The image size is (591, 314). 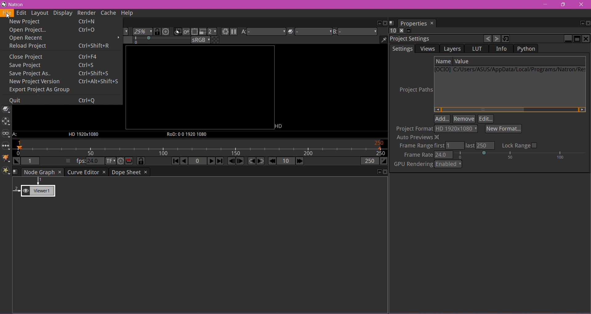 What do you see at coordinates (487, 39) in the screenshot?
I see `Undo the last change made to this operator` at bounding box center [487, 39].